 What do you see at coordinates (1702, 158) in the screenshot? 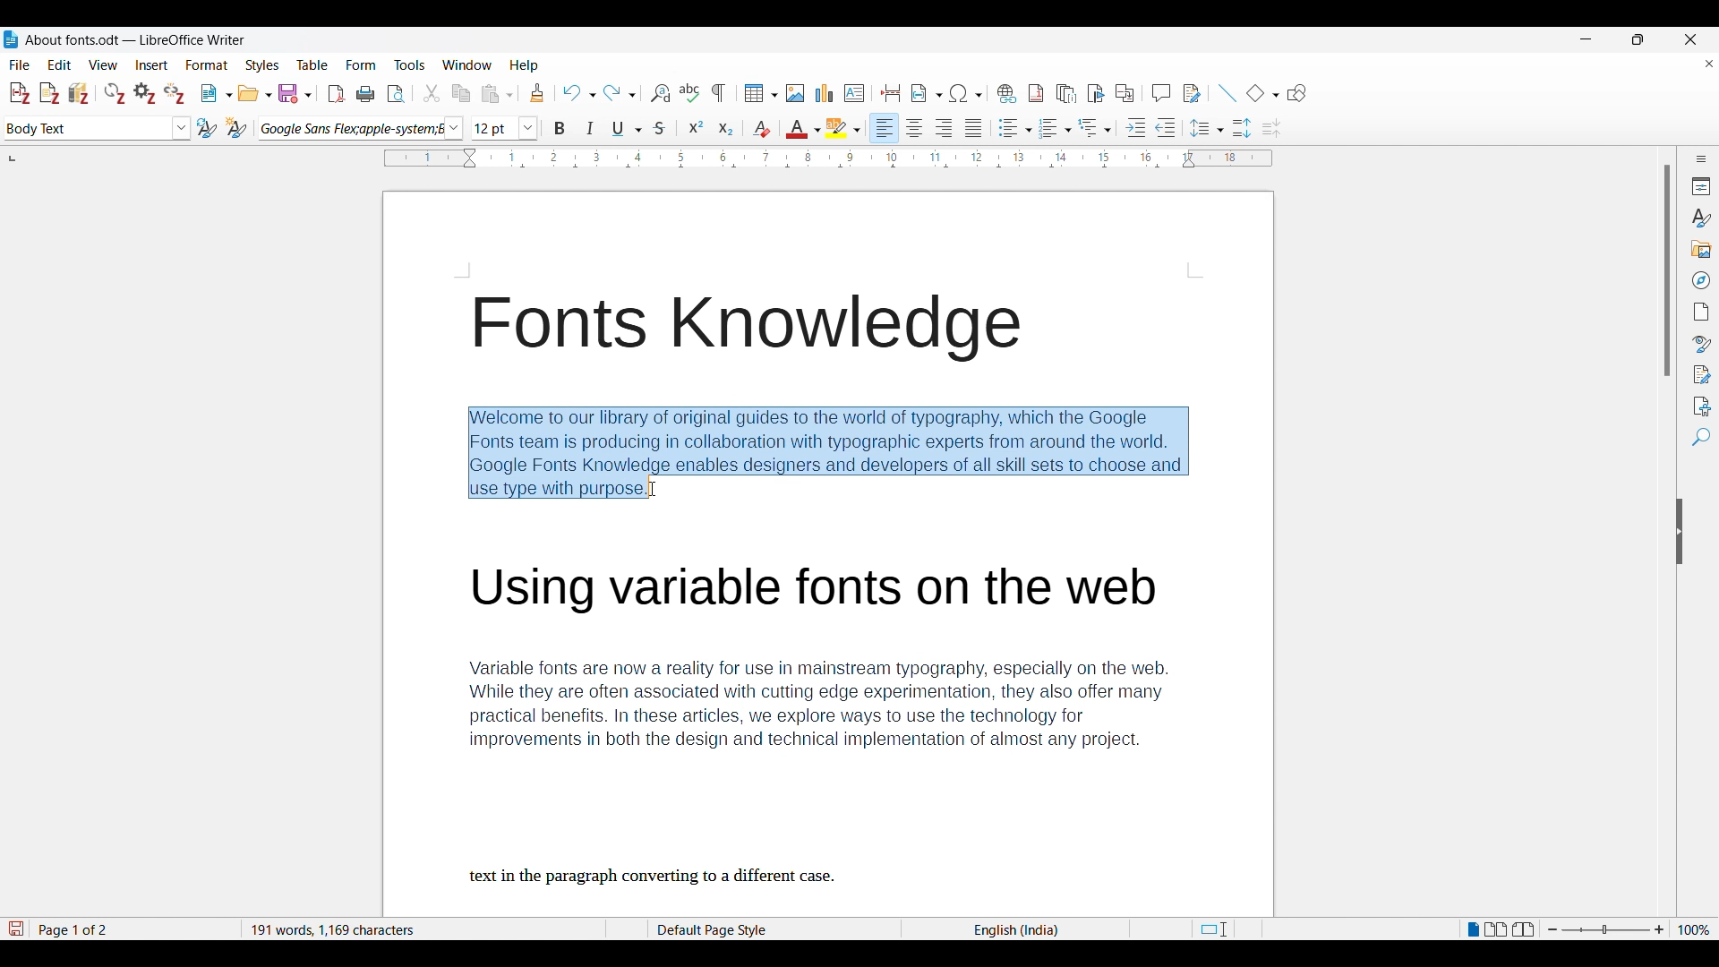
I see `Sidebar settings` at bounding box center [1702, 158].